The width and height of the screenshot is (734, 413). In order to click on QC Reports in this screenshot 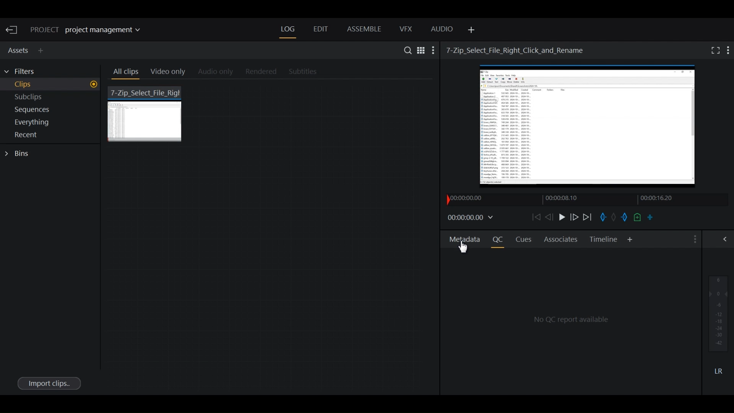, I will do `click(573, 319)`.